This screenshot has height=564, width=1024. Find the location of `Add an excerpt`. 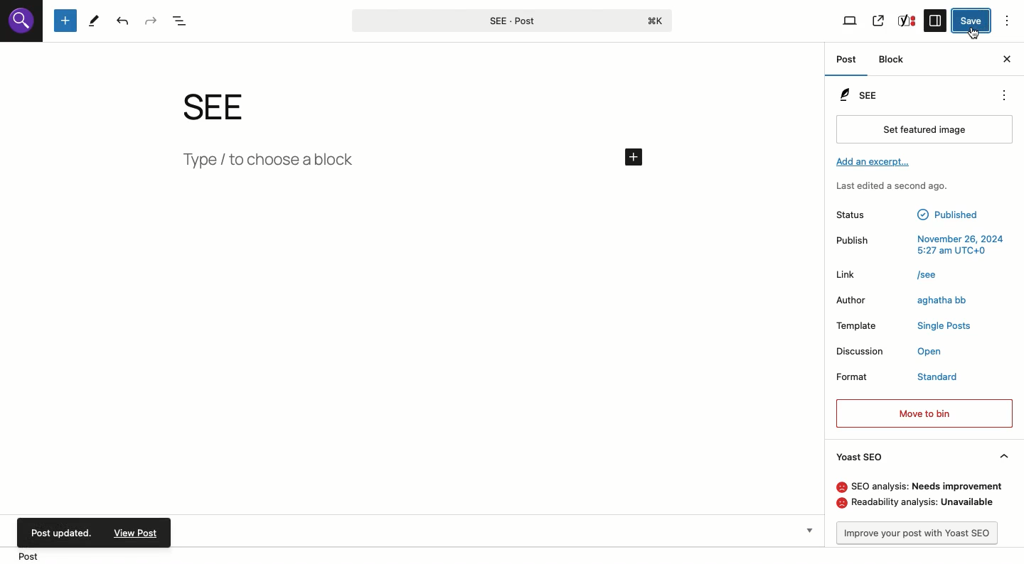

Add an excerpt is located at coordinates (875, 162).